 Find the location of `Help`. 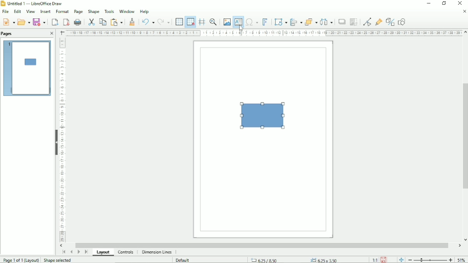

Help is located at coordinates (144, 12).